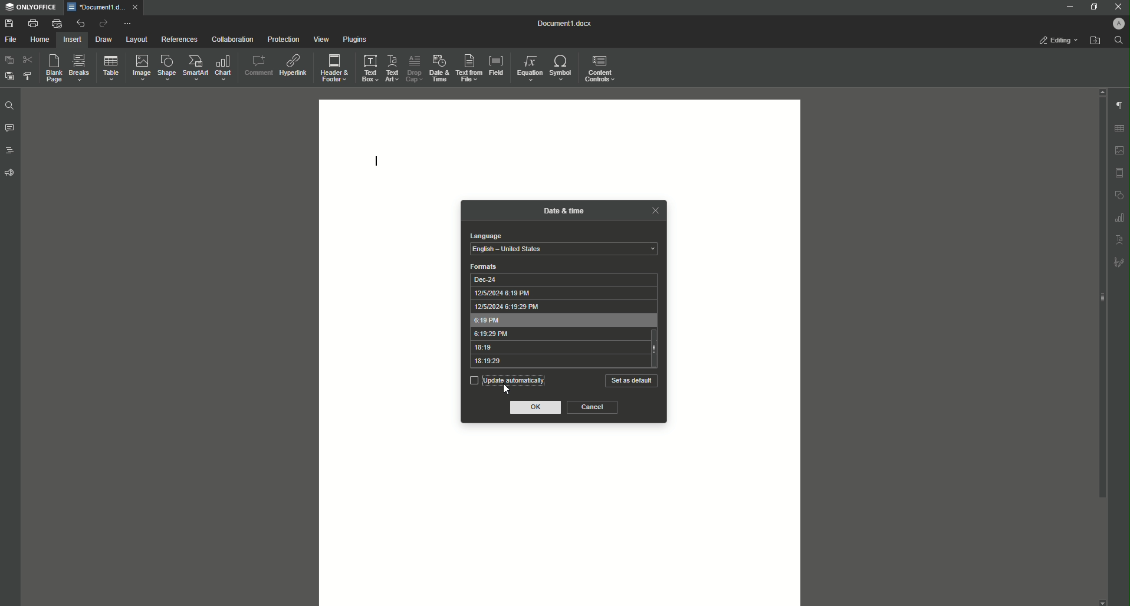  What do you see at coordinates (334, 66) in the screenshot?
I see `Header and Footer` at bounding box center [334, 66].